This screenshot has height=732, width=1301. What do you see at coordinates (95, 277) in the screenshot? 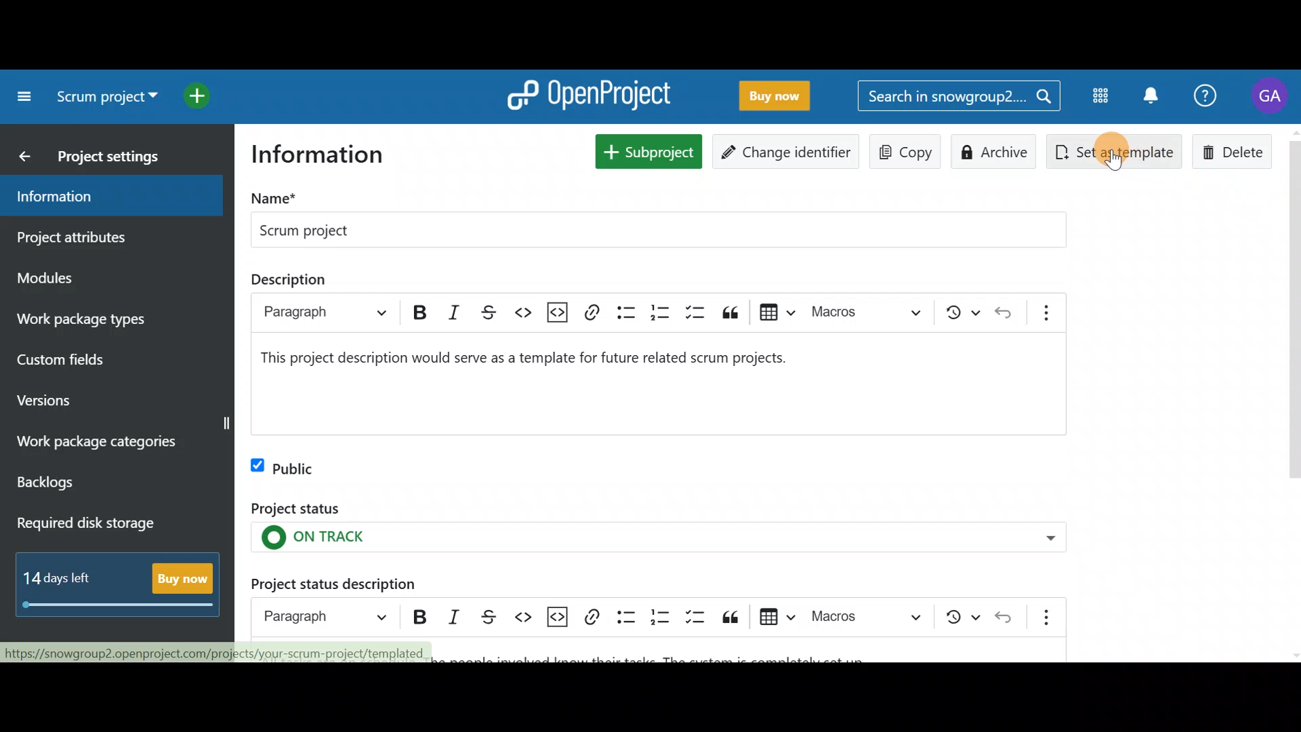
I see `Modules` at bounding box center [95, 277].